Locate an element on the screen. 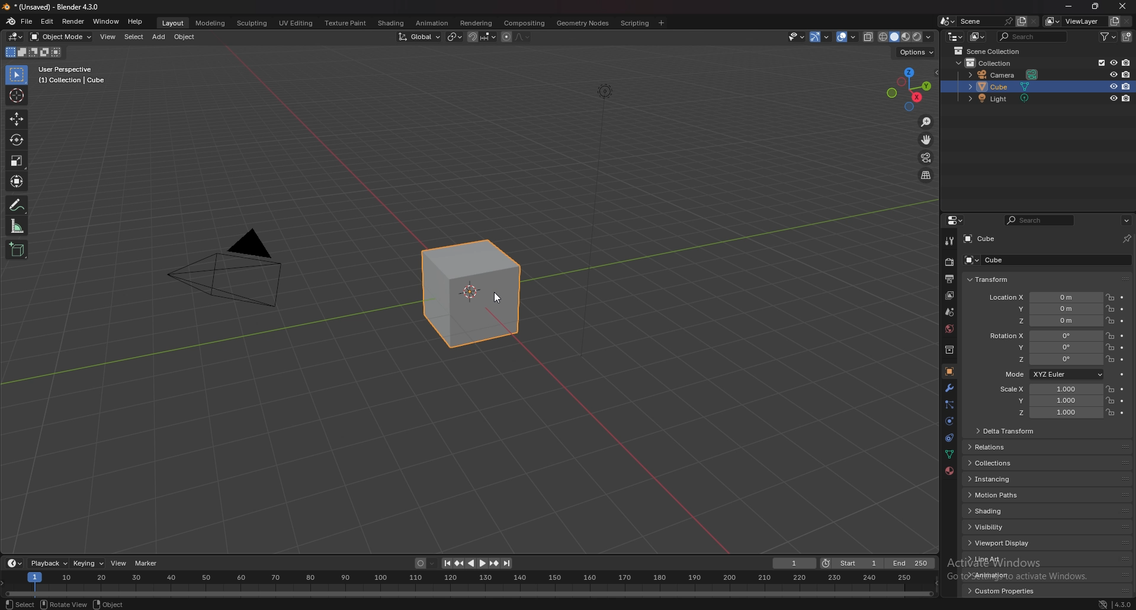 The width and height of the screenshot is (1136, 610). transform orientation is located at coordinates (419, 37).